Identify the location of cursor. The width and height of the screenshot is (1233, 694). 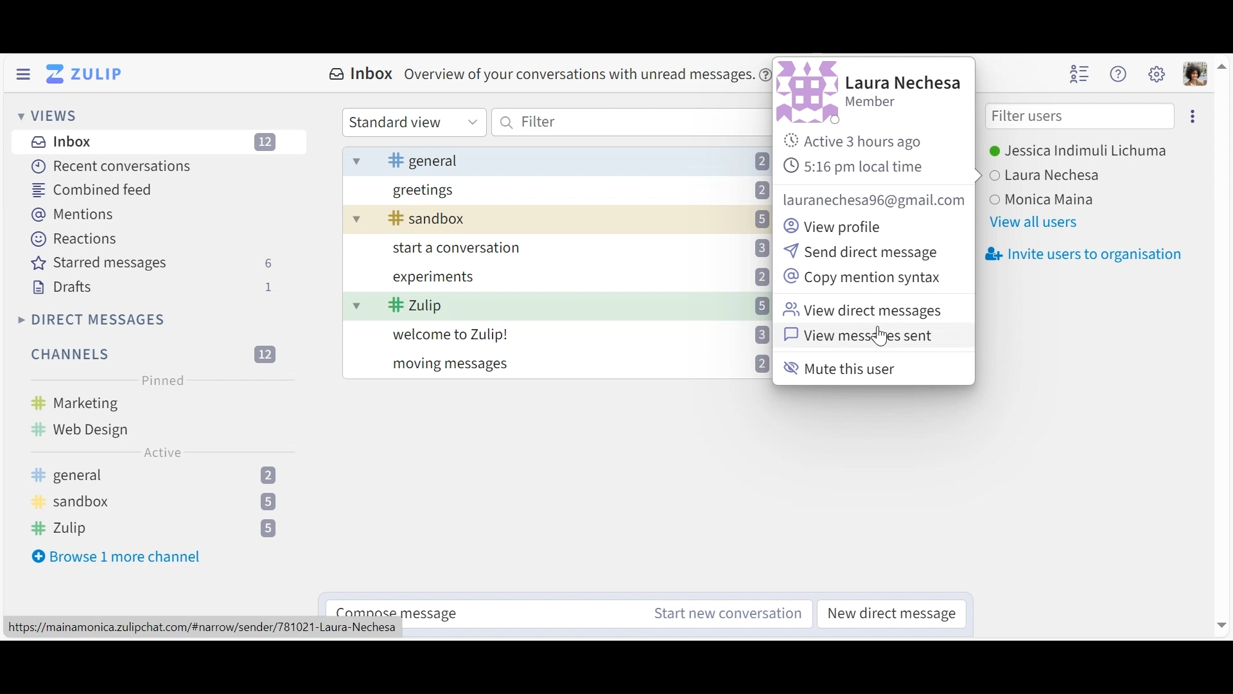
(880, 340).